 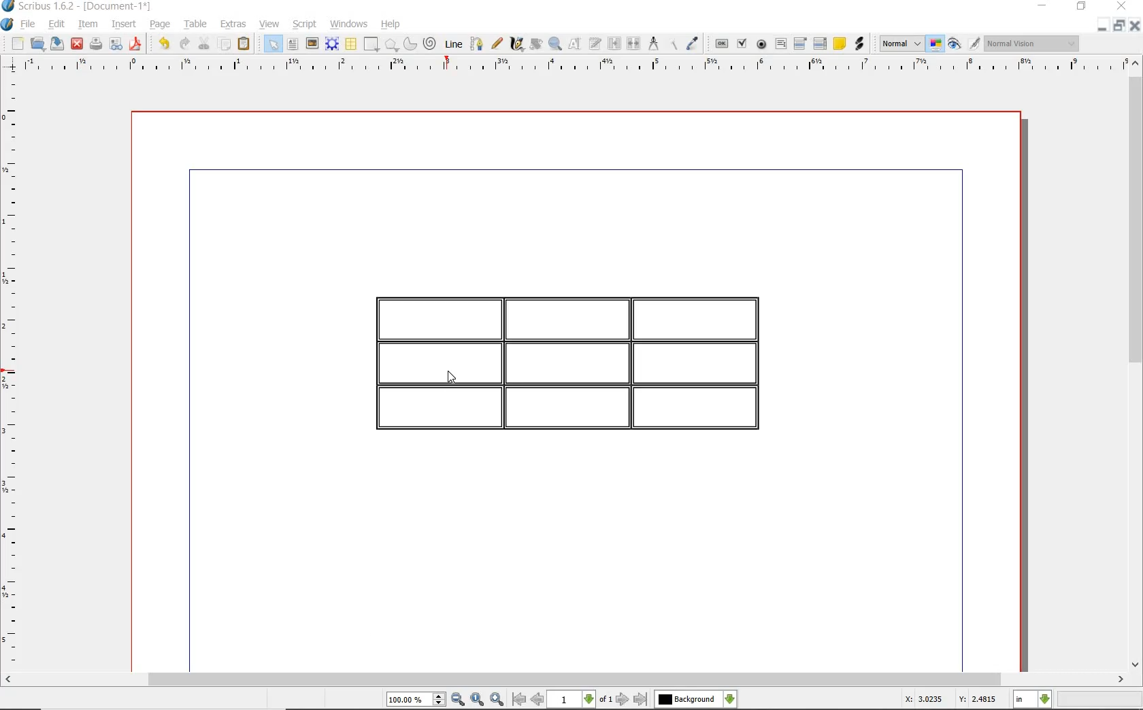 I want to click on ruler, so click(x=567, y=67).